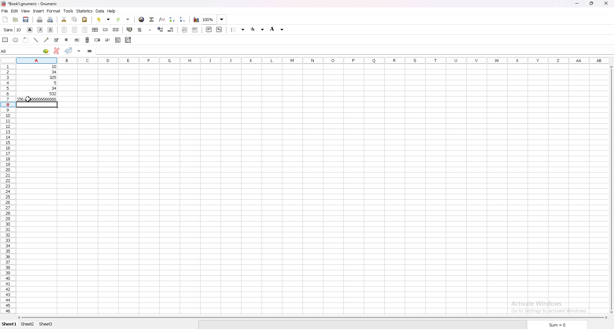  What do you see at coordinates (257, 29) in the screenshot?
I see `foreground` at bounding box center [257, 29].